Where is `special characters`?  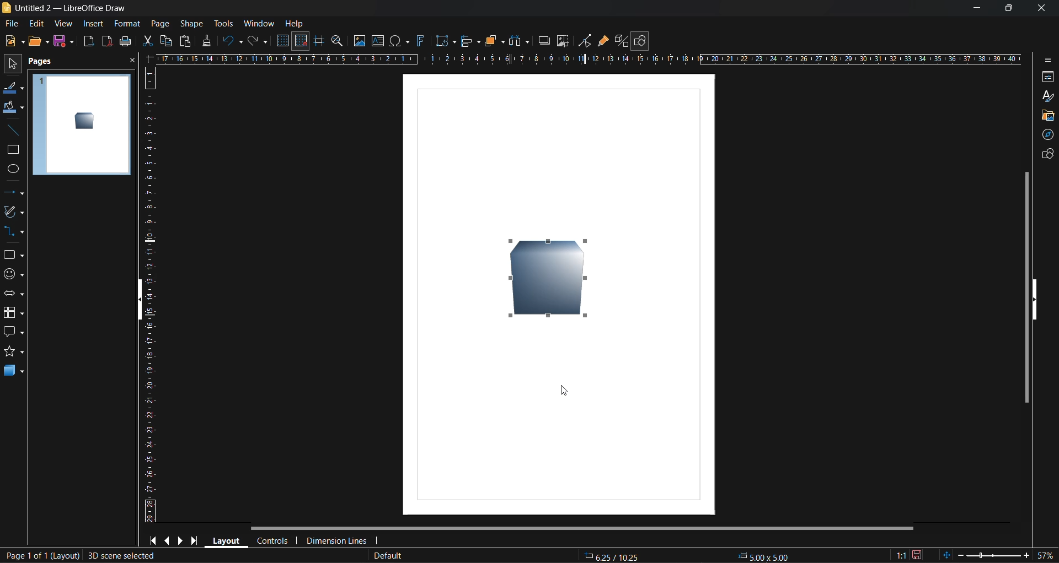 special characters is located at coordinates (402, 41).